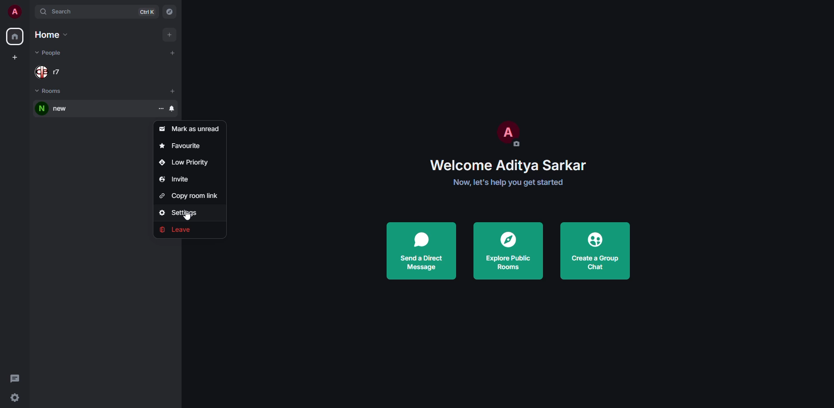 The height and width of the screenshot is (408, 834). Describe the element at coordinates (53, 52) in the screenshot. I see `people` at that location.